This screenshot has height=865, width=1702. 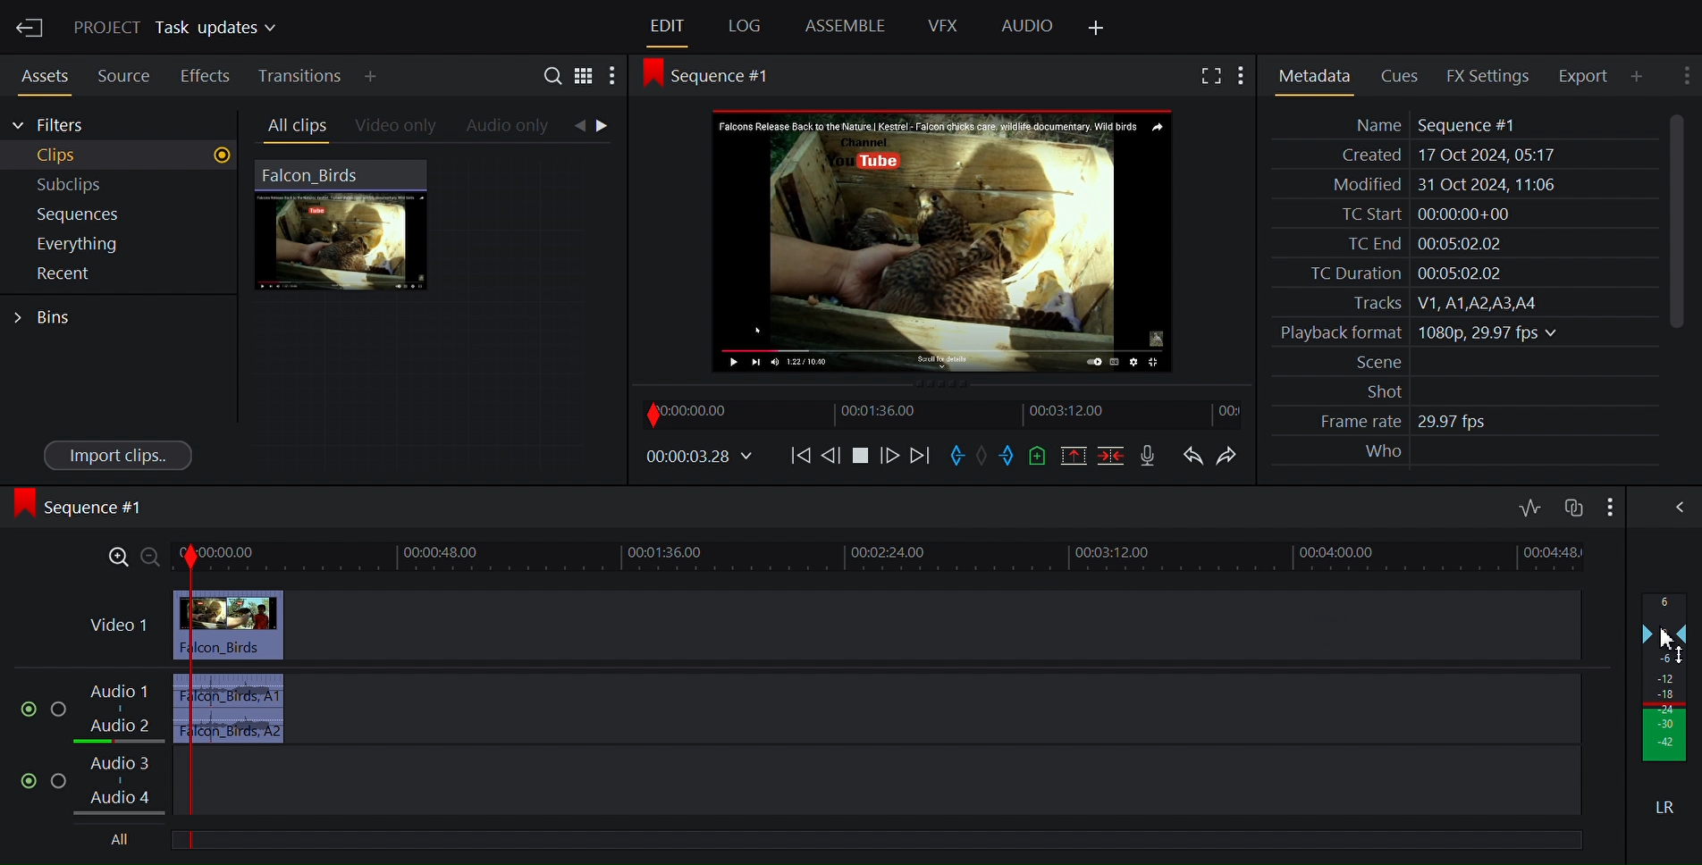 What do you see at coordinates (585, 74) in the screenshot?
I see `Toggle between list and tile view` at bounding box center [585, 74].